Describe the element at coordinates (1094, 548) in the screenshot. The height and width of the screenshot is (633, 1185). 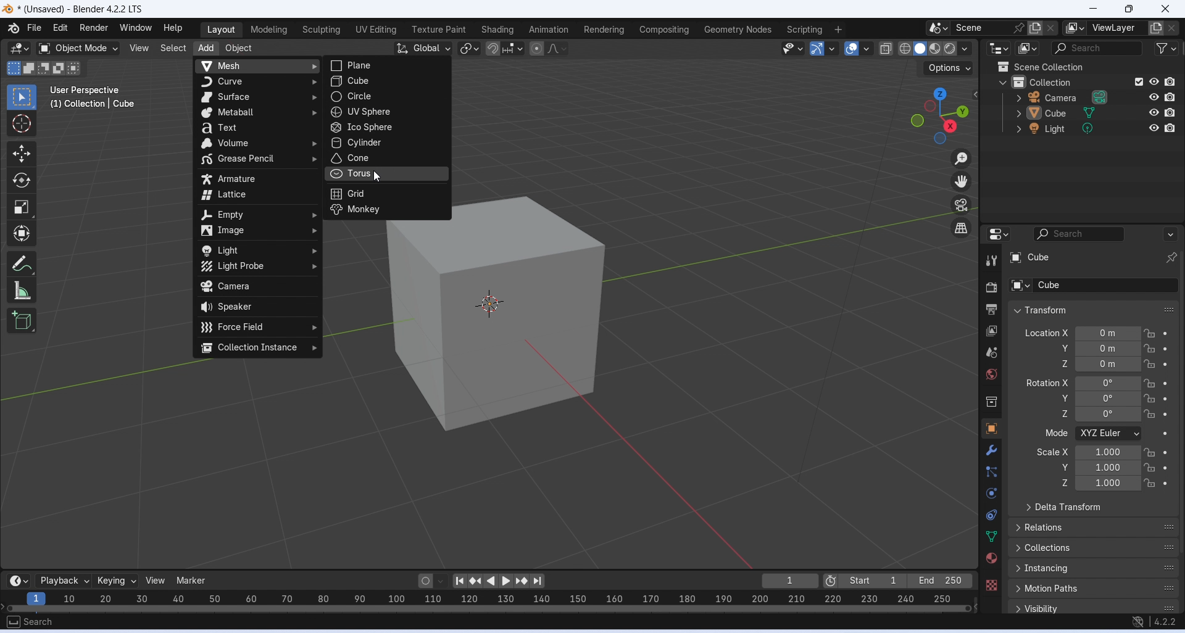
I see `Collections` at that location.